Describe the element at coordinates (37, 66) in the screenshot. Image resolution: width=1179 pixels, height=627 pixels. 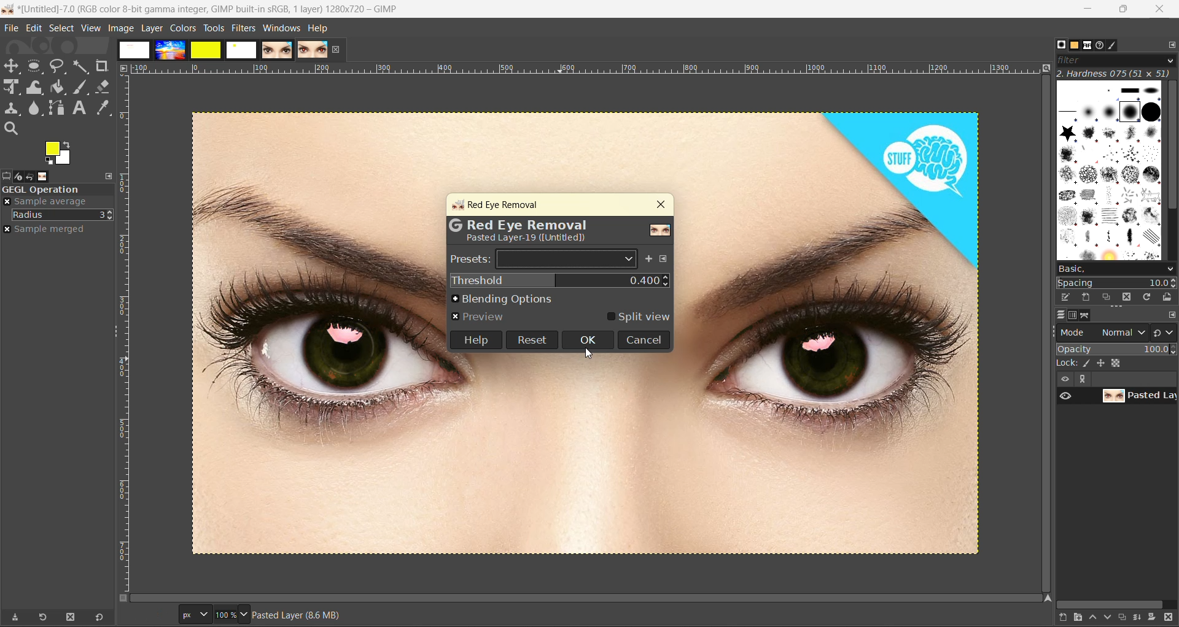
I see `rectangle select` at that location.